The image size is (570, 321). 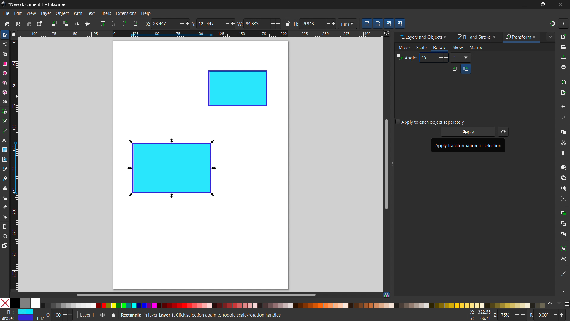 I want to click on more color opyions, so click(x=566, y=303).